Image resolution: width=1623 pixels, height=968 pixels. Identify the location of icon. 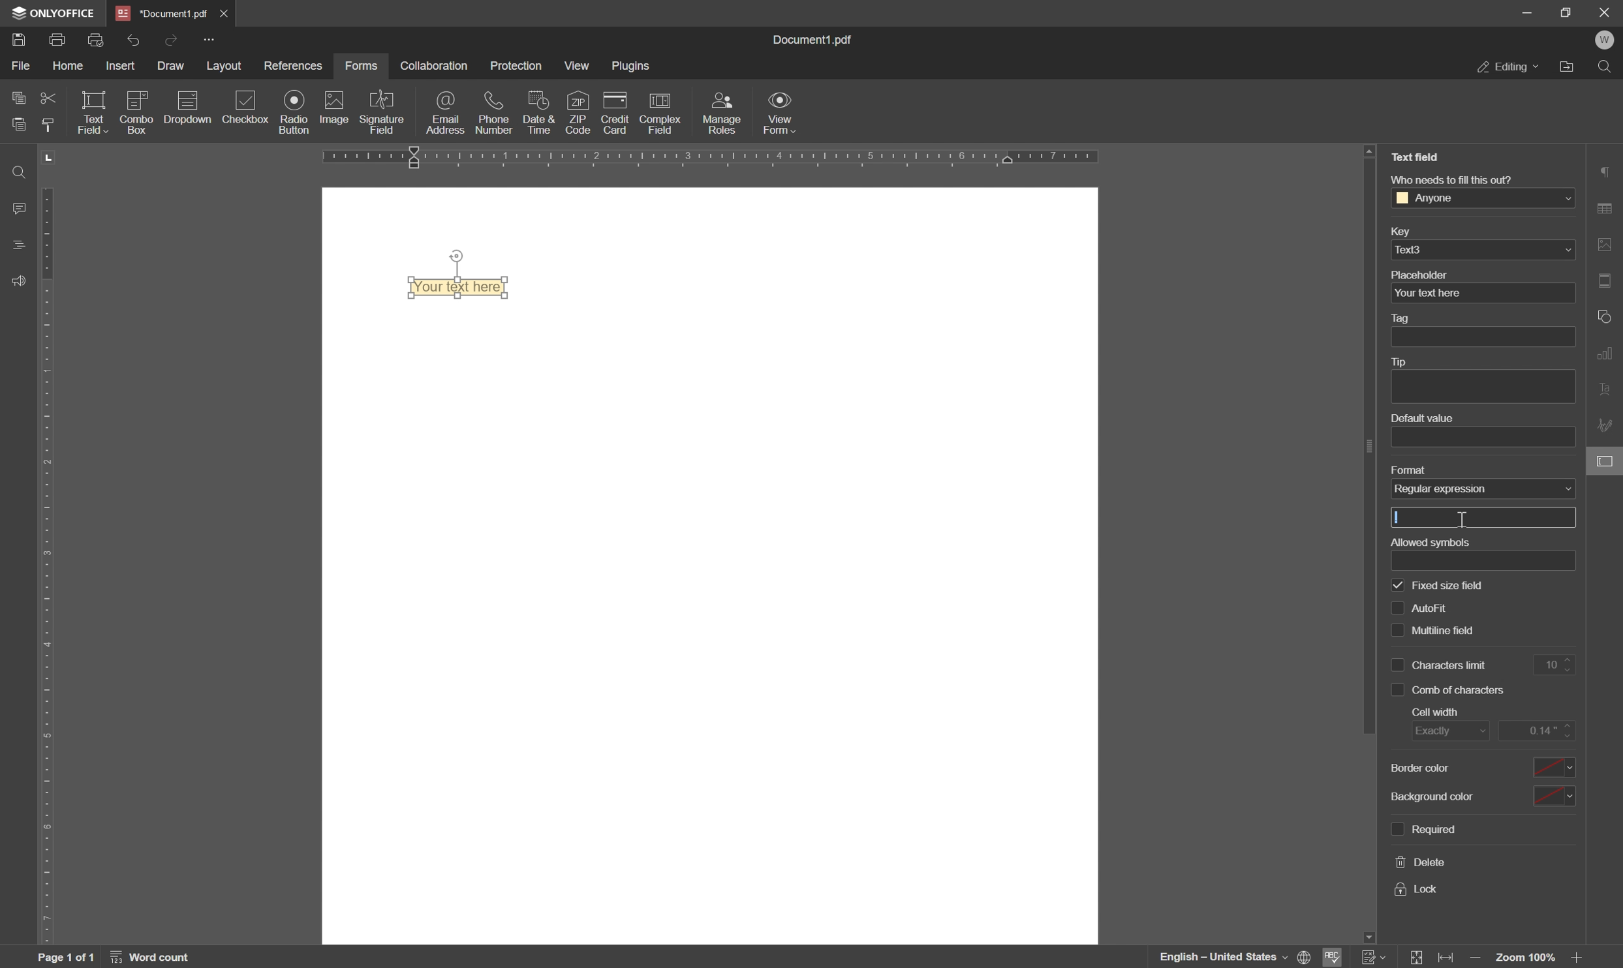
(135, 111).